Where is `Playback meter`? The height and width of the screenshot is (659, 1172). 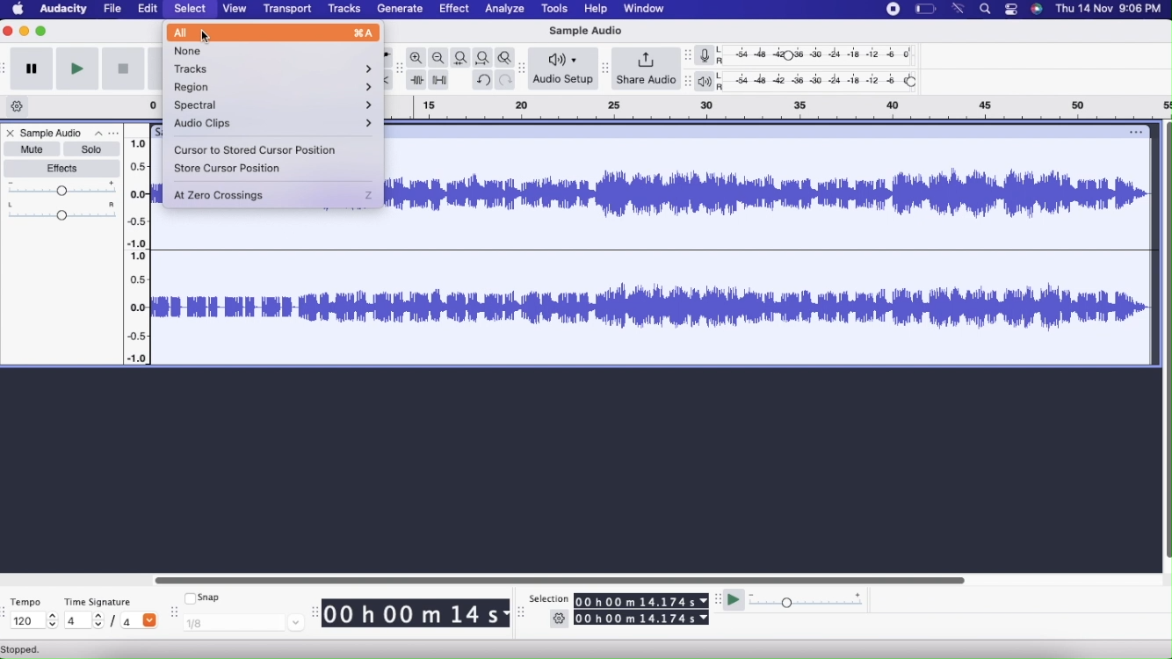 Playback meter is located at coordinates (708, 81).